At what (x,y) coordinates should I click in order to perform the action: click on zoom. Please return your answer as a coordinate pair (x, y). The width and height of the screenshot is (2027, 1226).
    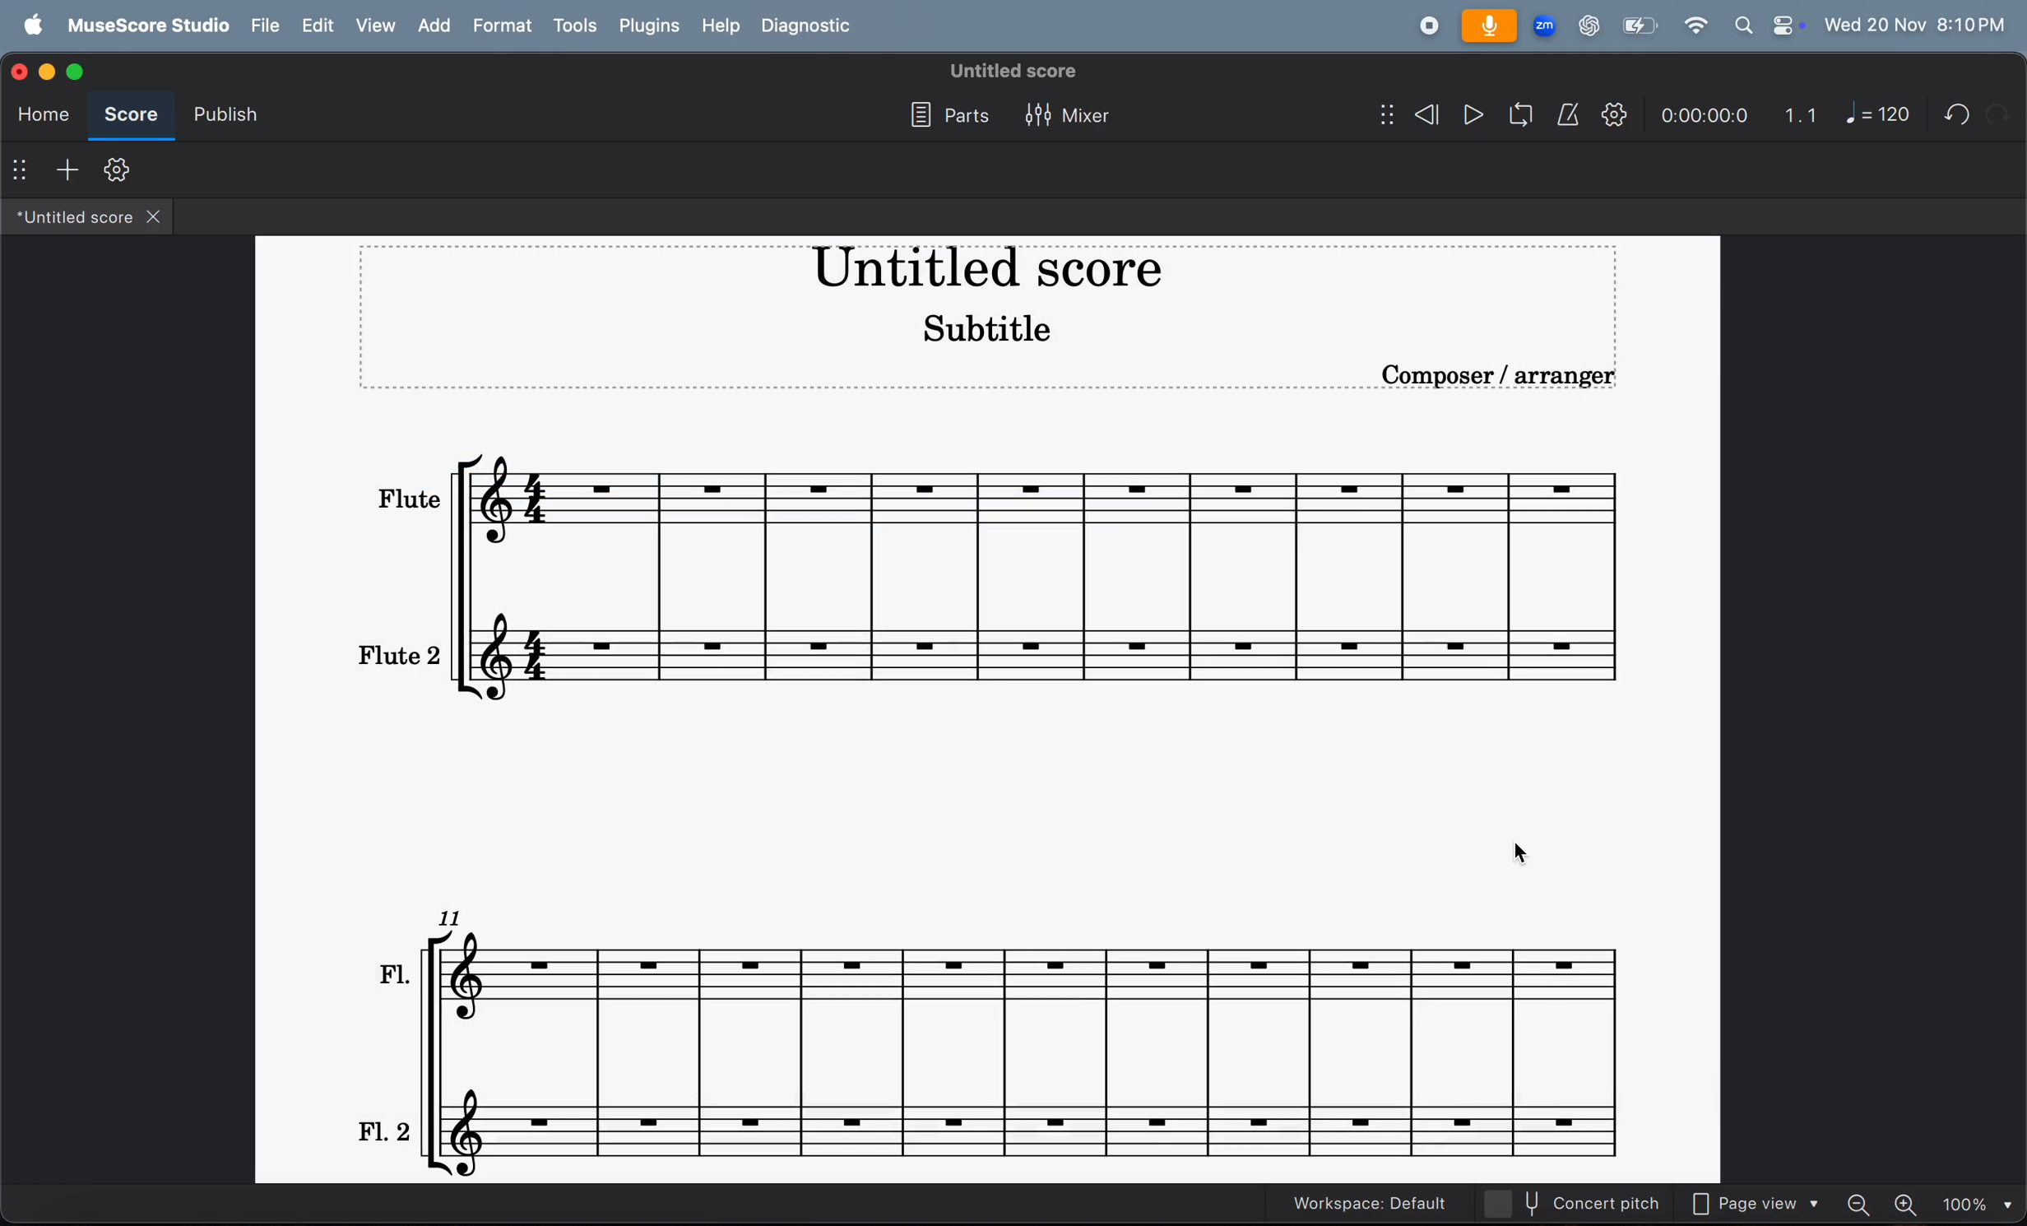
    Looking at the image, I should click on (1545, 25).